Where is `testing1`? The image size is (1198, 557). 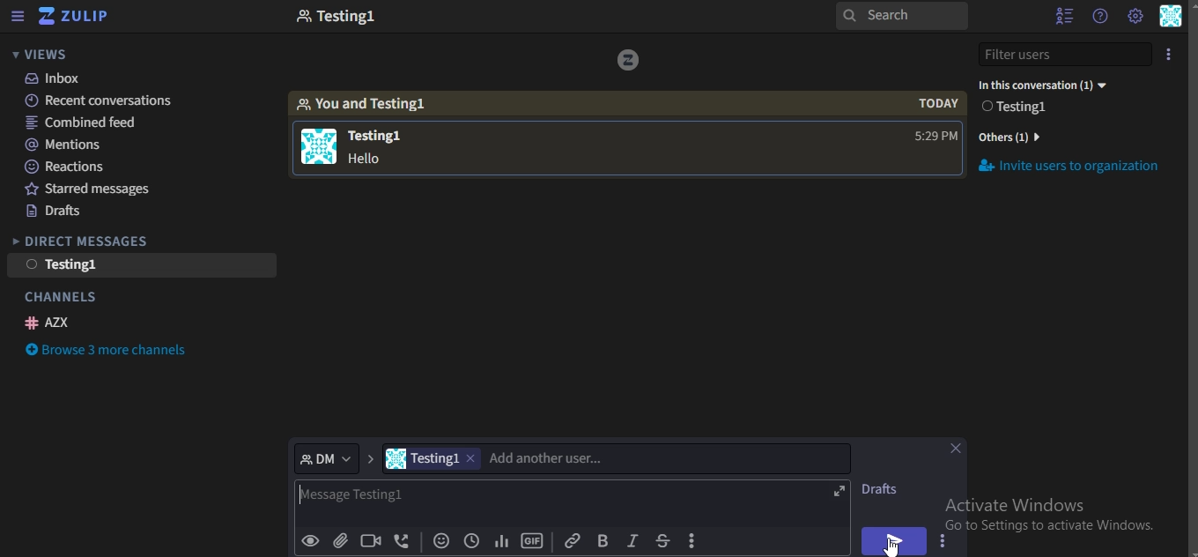
testing1 is located at coordinates (435, 458).